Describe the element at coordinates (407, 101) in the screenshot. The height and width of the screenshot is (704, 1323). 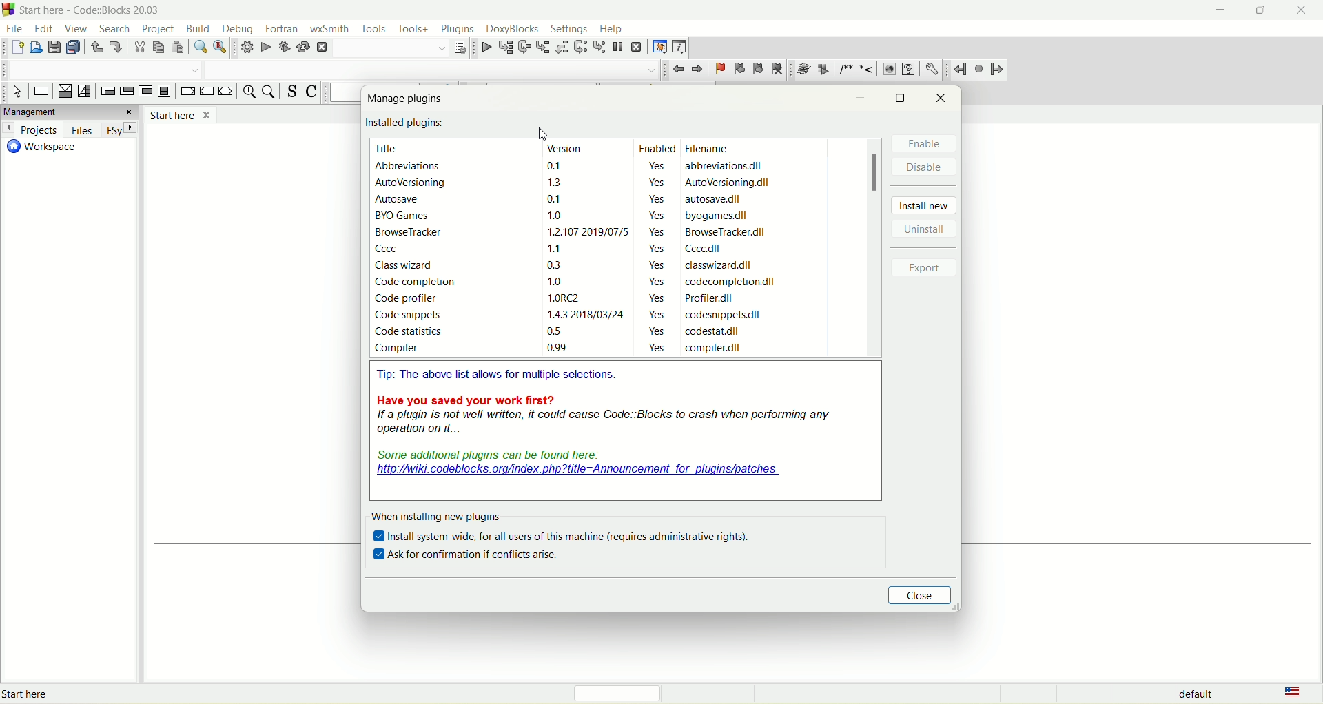
I see `manage plugins` at that location.